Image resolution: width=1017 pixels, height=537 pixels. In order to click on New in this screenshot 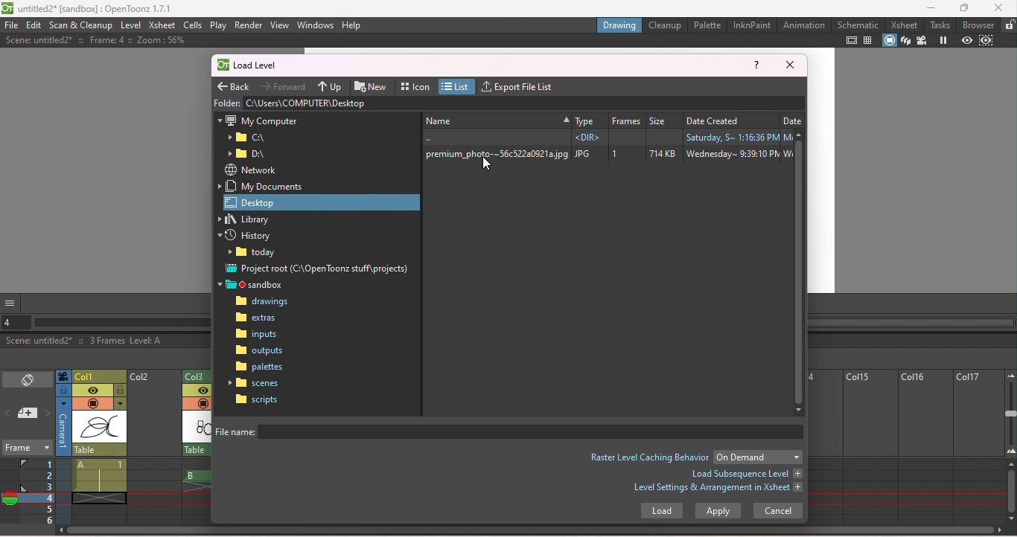, I will do `click(373, 85)`.